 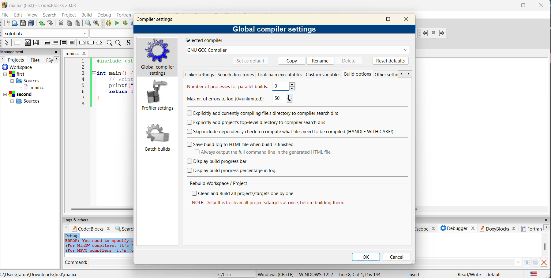 I want to click on copy, so click(x=70, y=24).